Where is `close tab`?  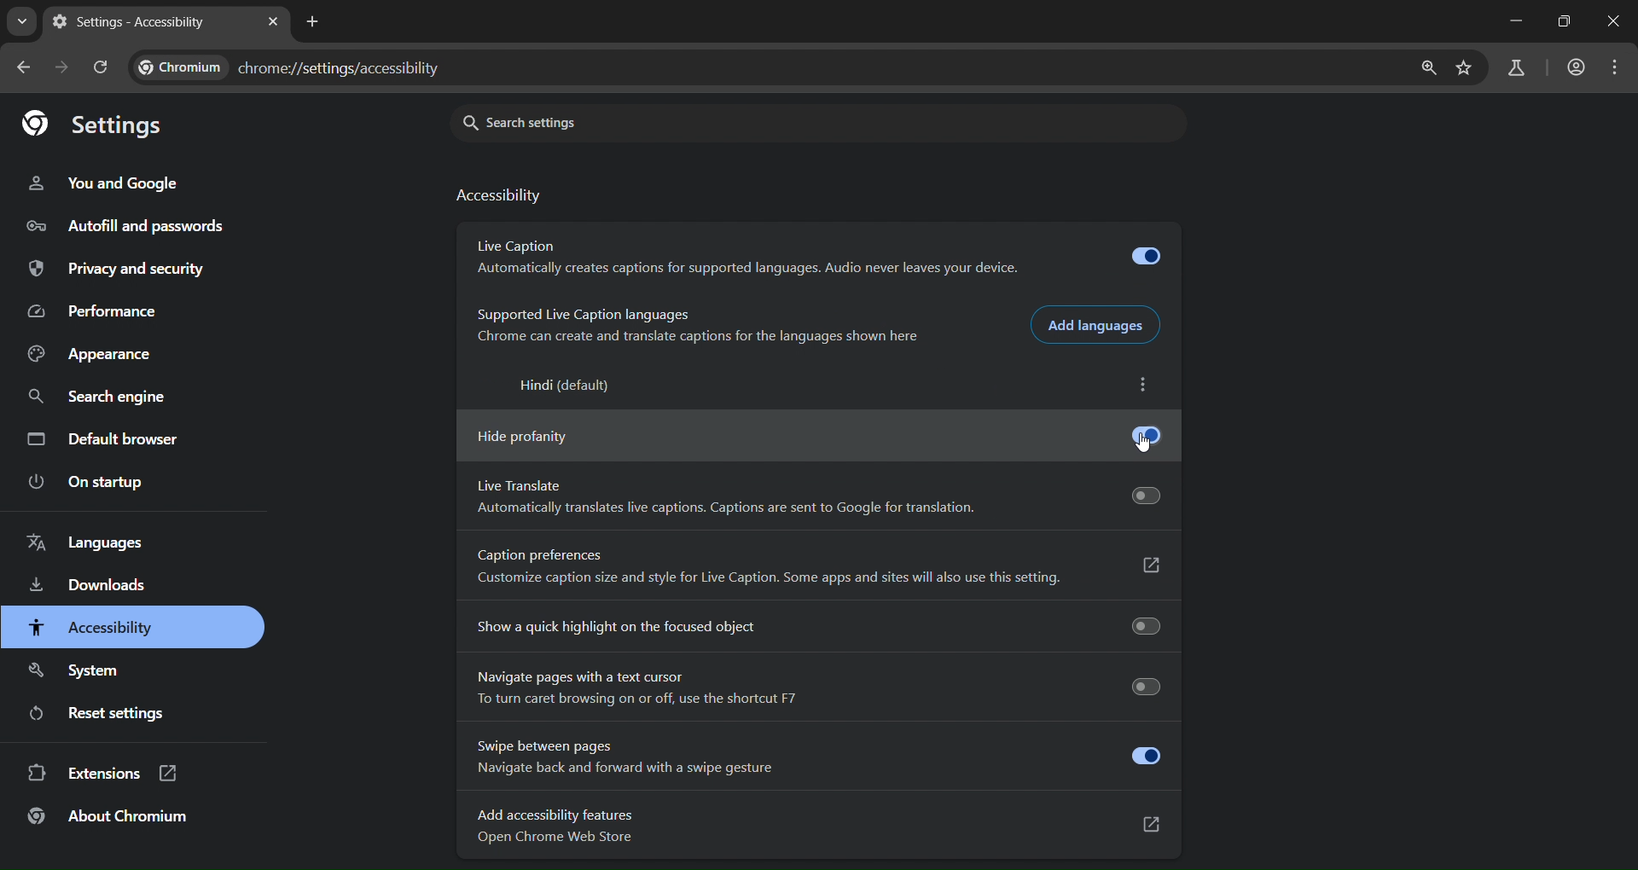 close tab is located at coordinates (274, 20).